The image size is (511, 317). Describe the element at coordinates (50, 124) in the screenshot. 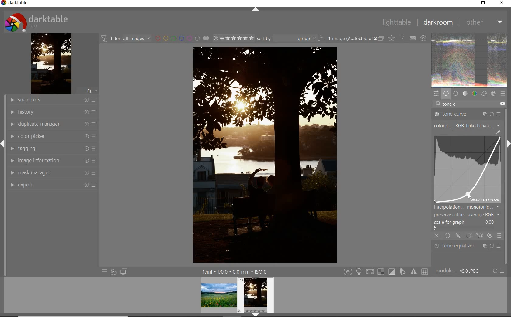

I see `duplicate manager` at that location.